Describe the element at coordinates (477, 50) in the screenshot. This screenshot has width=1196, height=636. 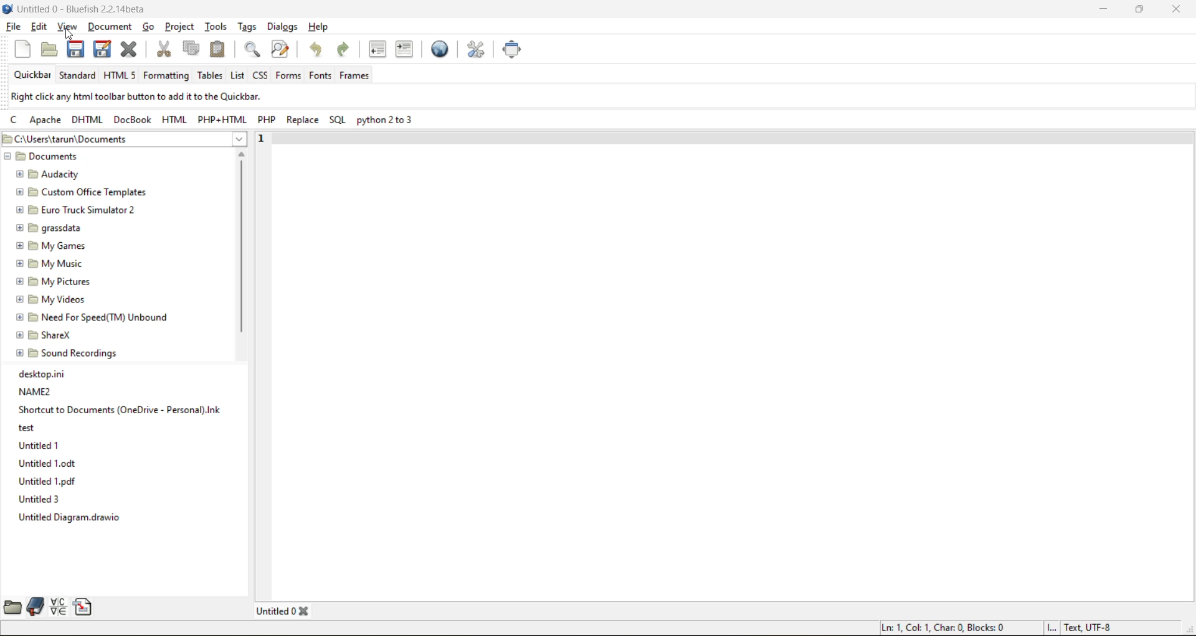
I see `edit preferences` at that location.